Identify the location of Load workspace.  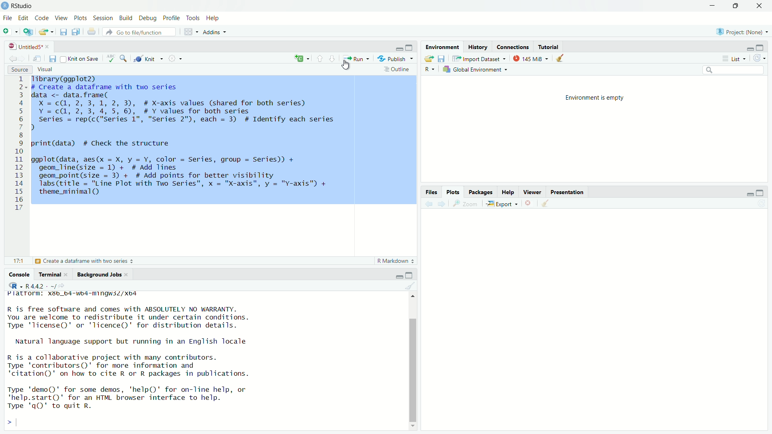
(429, 59).